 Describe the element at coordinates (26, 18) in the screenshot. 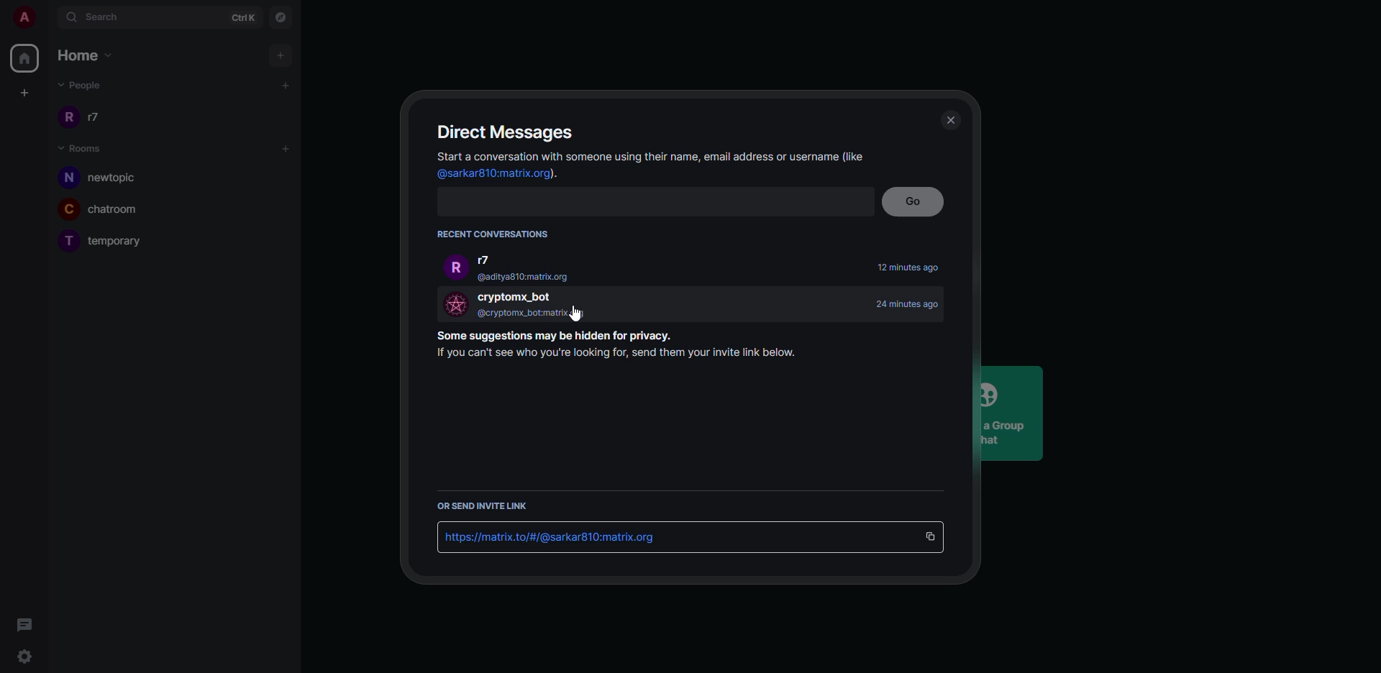

I see `account` at that location.